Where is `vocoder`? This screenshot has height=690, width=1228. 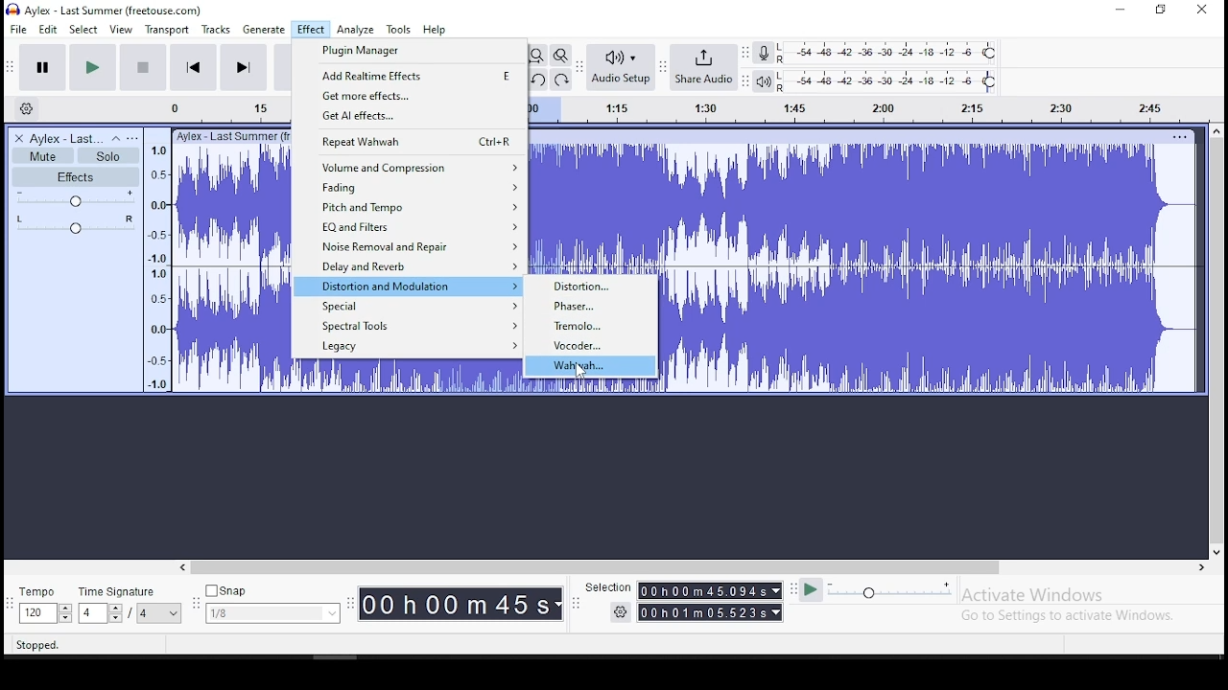 vocoder is located at coordinates (593, 346).